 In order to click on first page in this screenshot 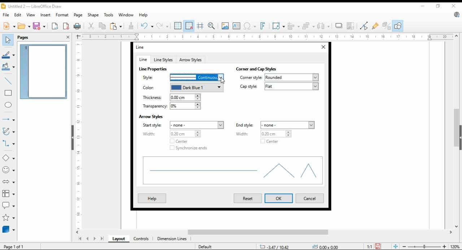, I will do `click(79, 239)`.